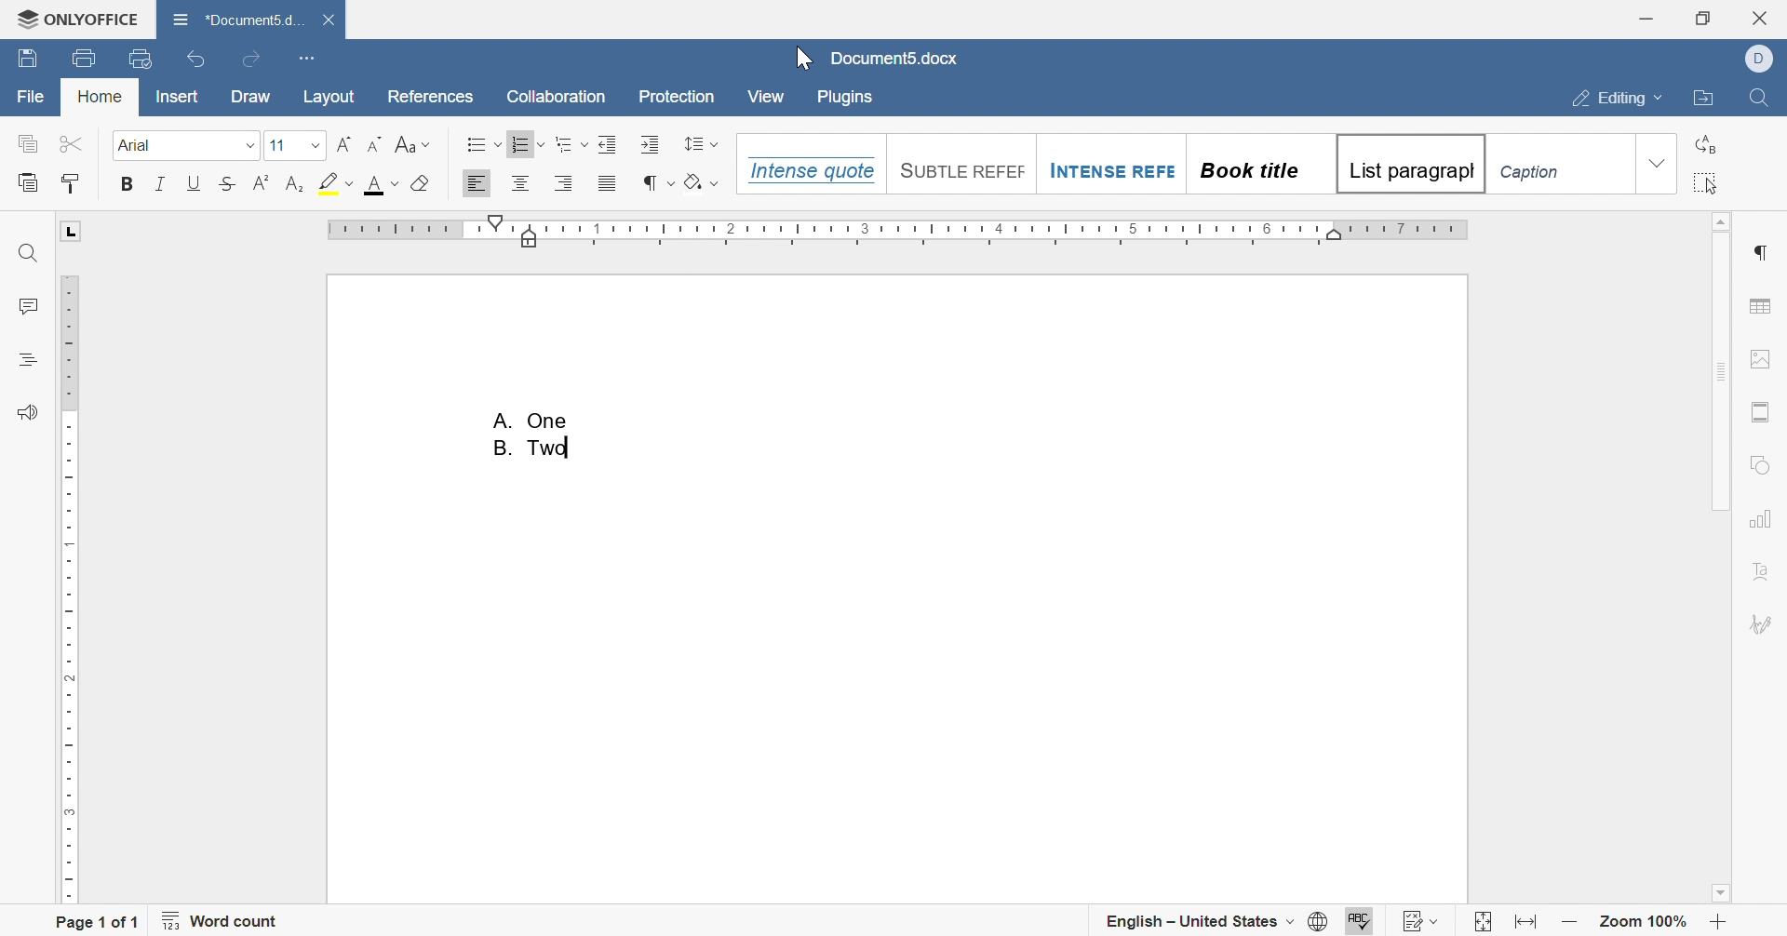  I want to click on print, so click(87, 57).